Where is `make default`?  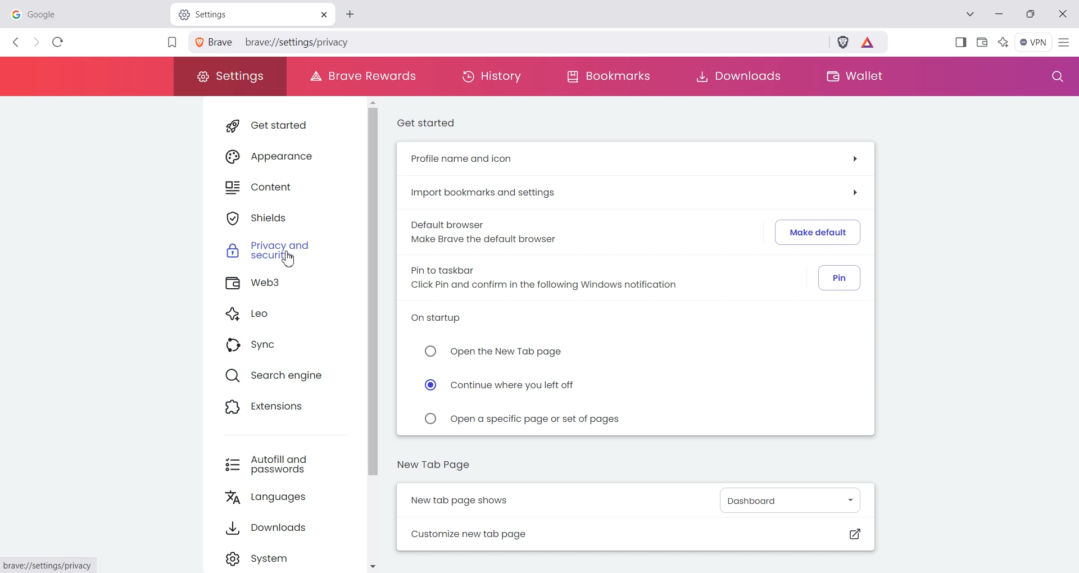 make default is located at coordinates (815, 231).